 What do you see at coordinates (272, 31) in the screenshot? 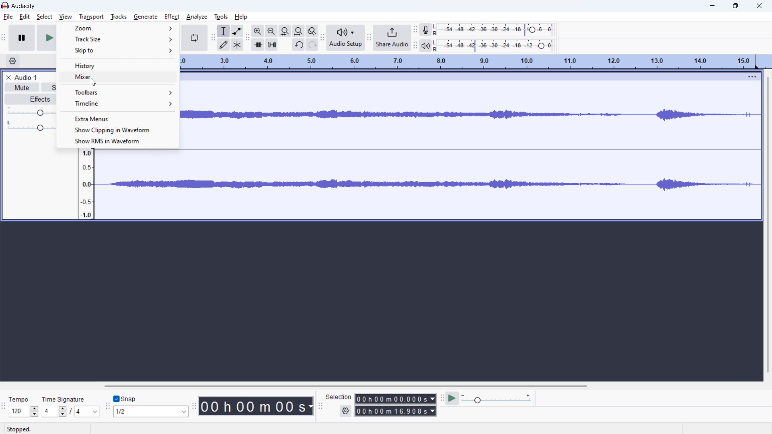
I see `zoom out` at bounding box center [272, 31].